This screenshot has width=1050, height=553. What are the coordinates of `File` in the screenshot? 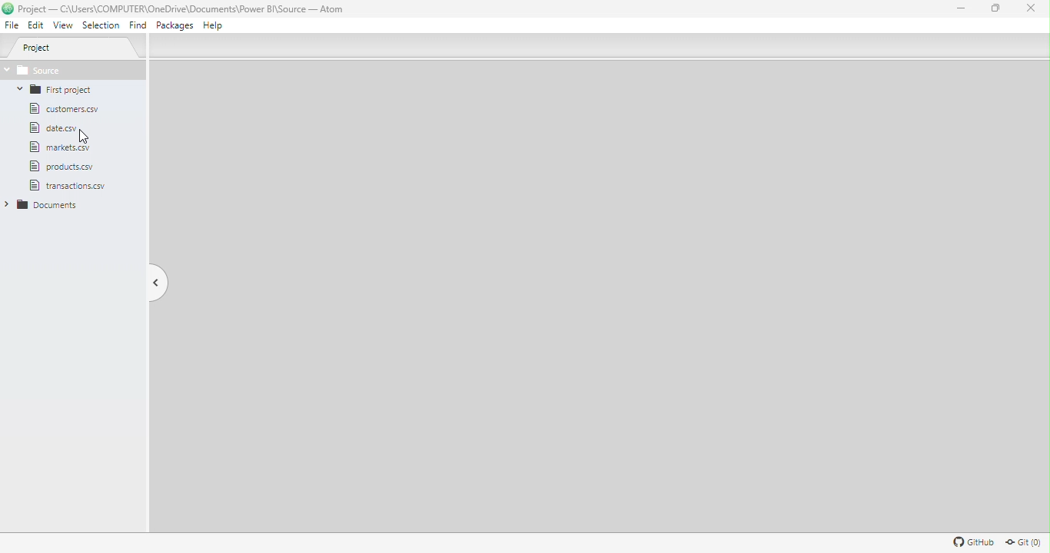 It's located at (61, 147).